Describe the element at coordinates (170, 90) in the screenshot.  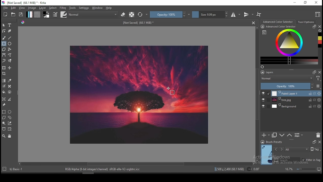
I see `mouse pointer` at that location.